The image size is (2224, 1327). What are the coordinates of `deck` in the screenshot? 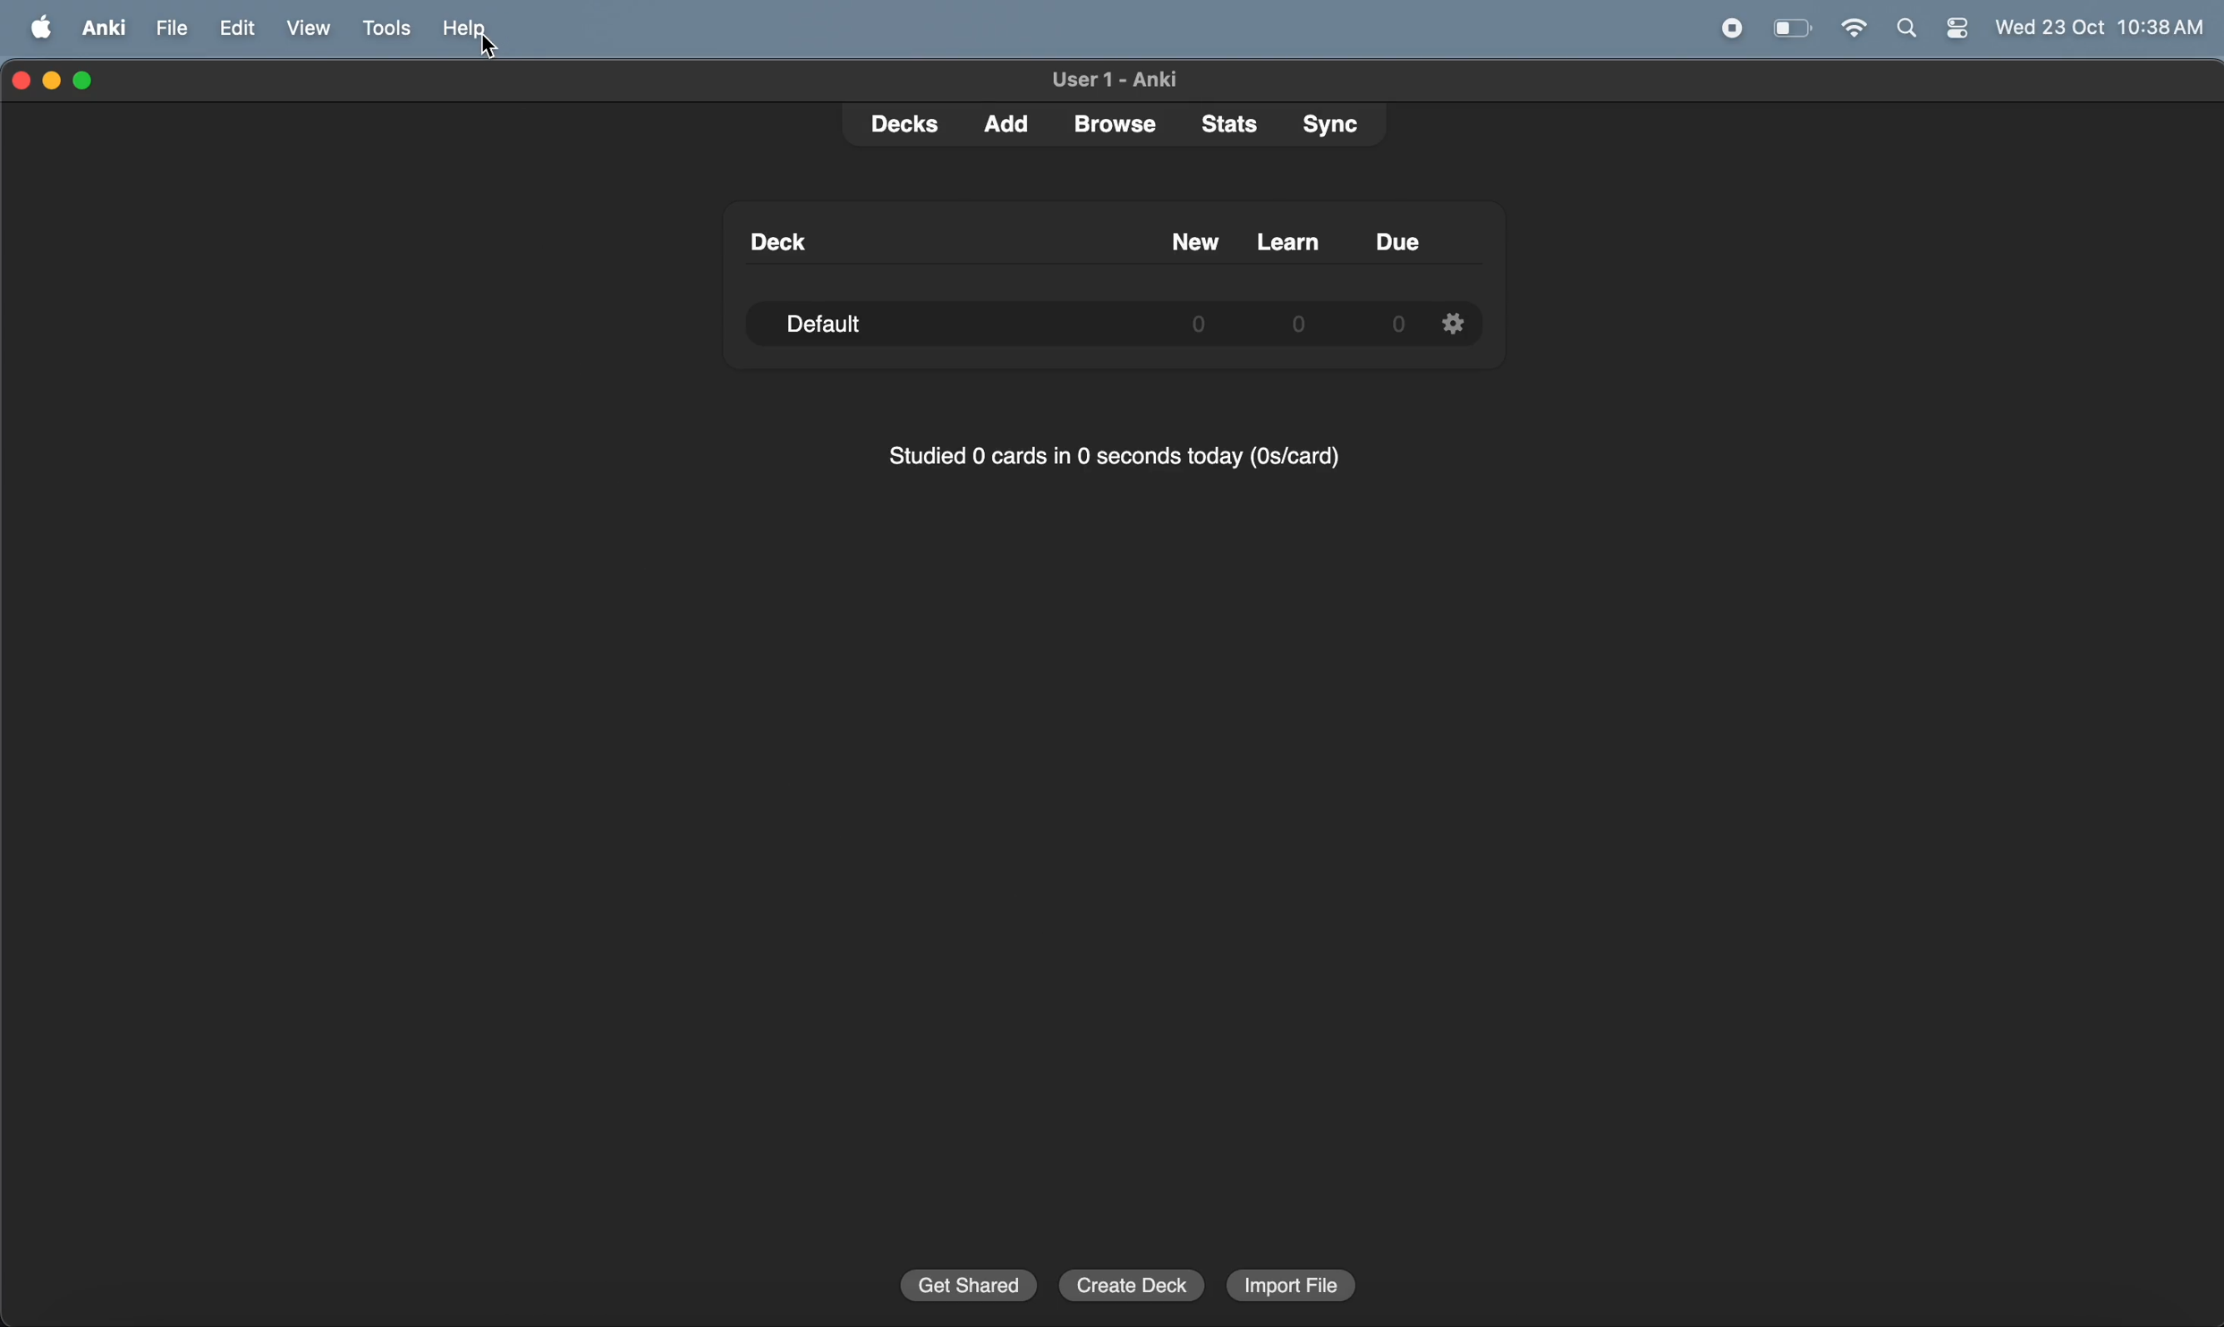 It's located at (775, 242).